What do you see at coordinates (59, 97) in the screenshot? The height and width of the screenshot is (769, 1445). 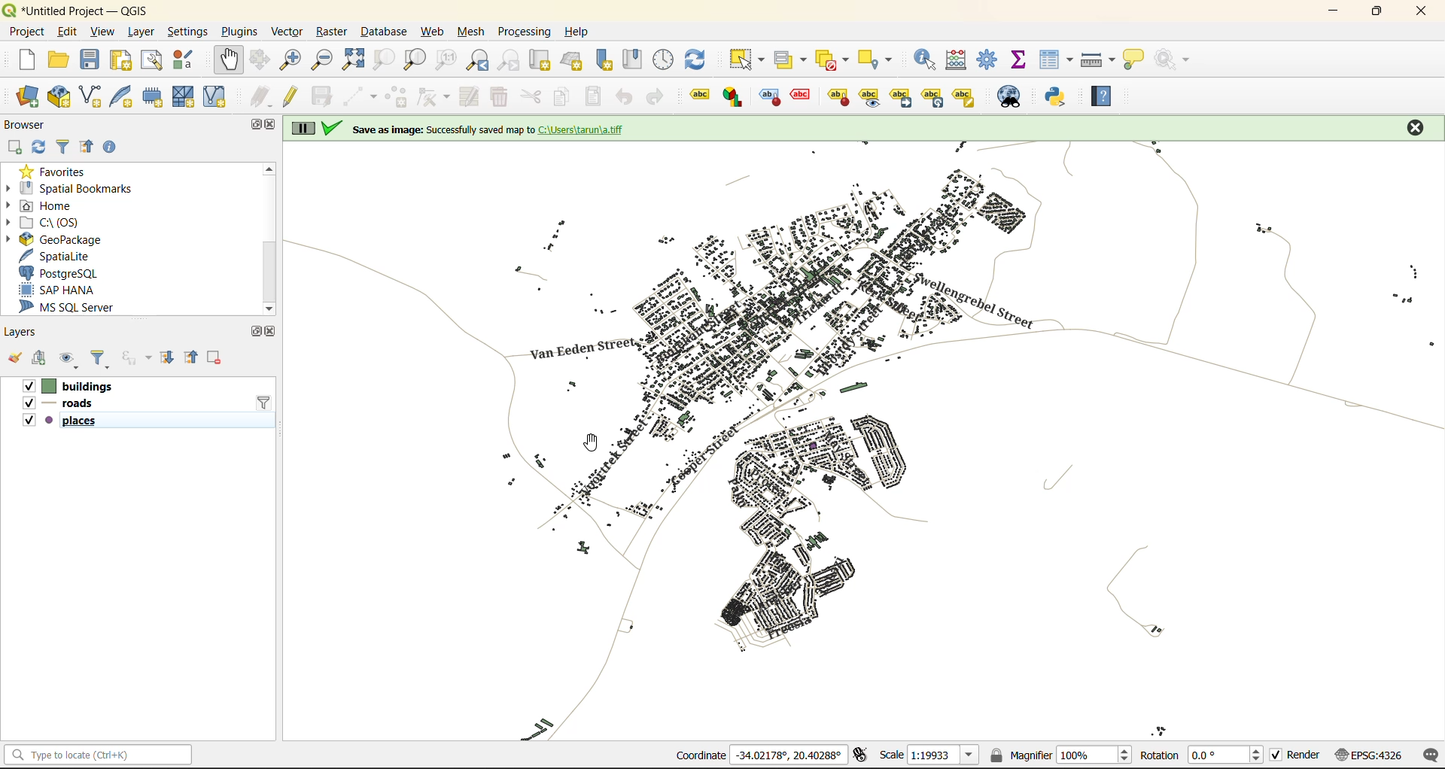 I see `new geopackage` at bounding box center [59, 97].